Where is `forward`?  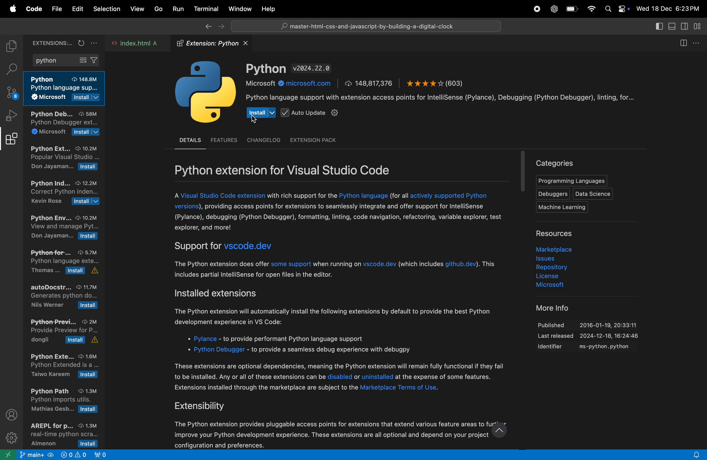
forward is located at coordinates (221, 27).